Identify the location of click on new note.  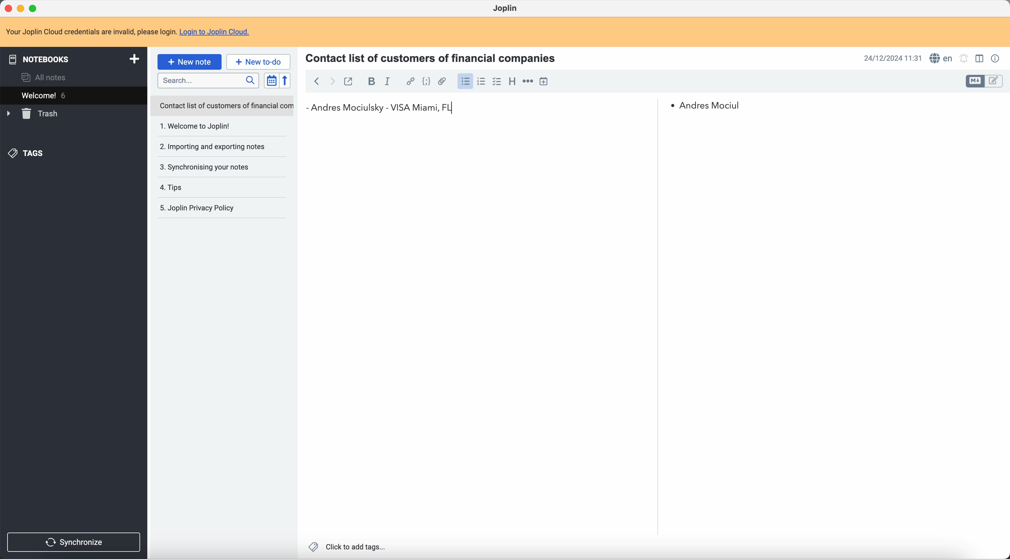
(190, 62).